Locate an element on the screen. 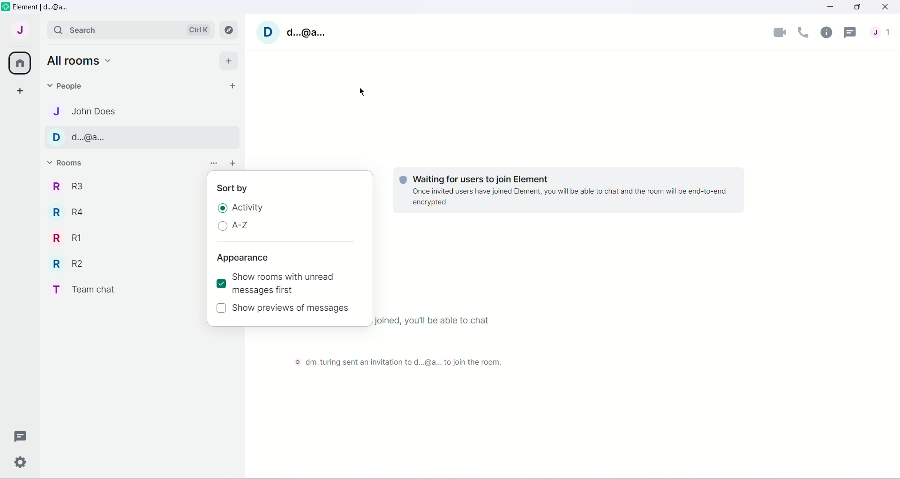 The width and height of the screenshot is (900, 479). Show rooms with unread messages first is located at coordinates (292, 284).